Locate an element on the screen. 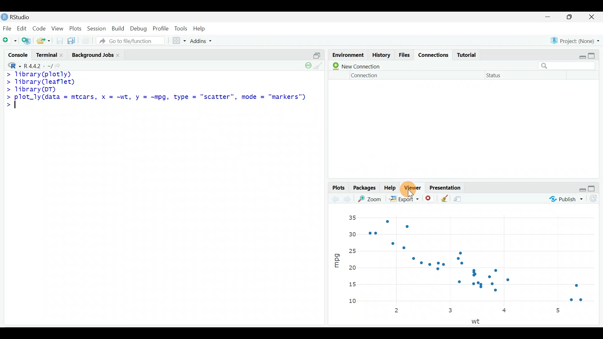 This screenshot has height=339, width=603. zoom is located at coordinates (372, 200).